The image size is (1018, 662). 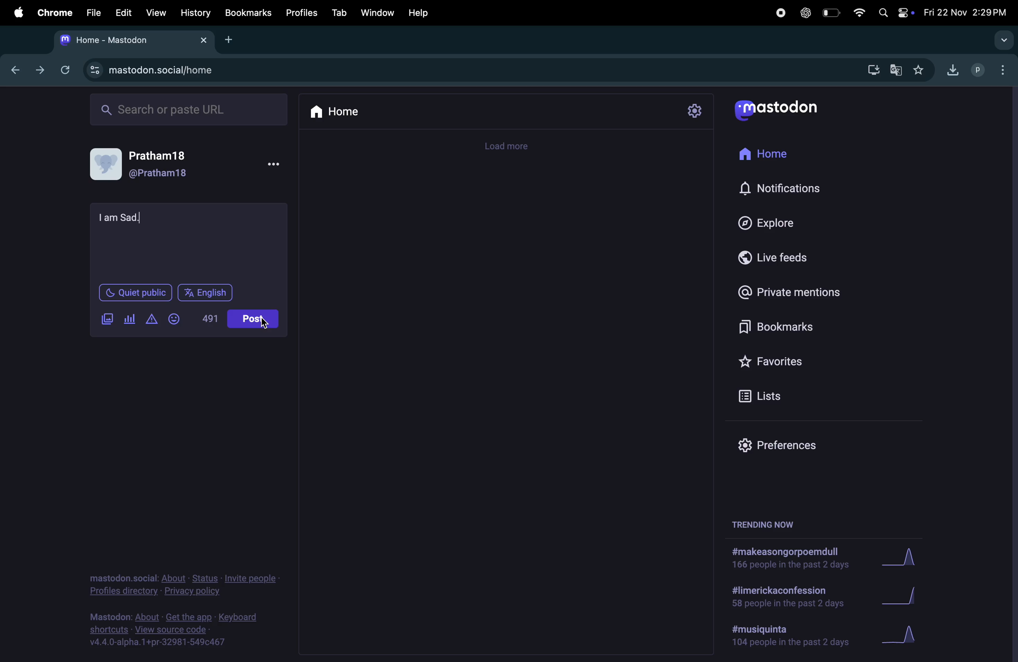 What do you see at coordinates (908, 556) in the screenshot?
I see `graph` at bounding box center [908, 556].